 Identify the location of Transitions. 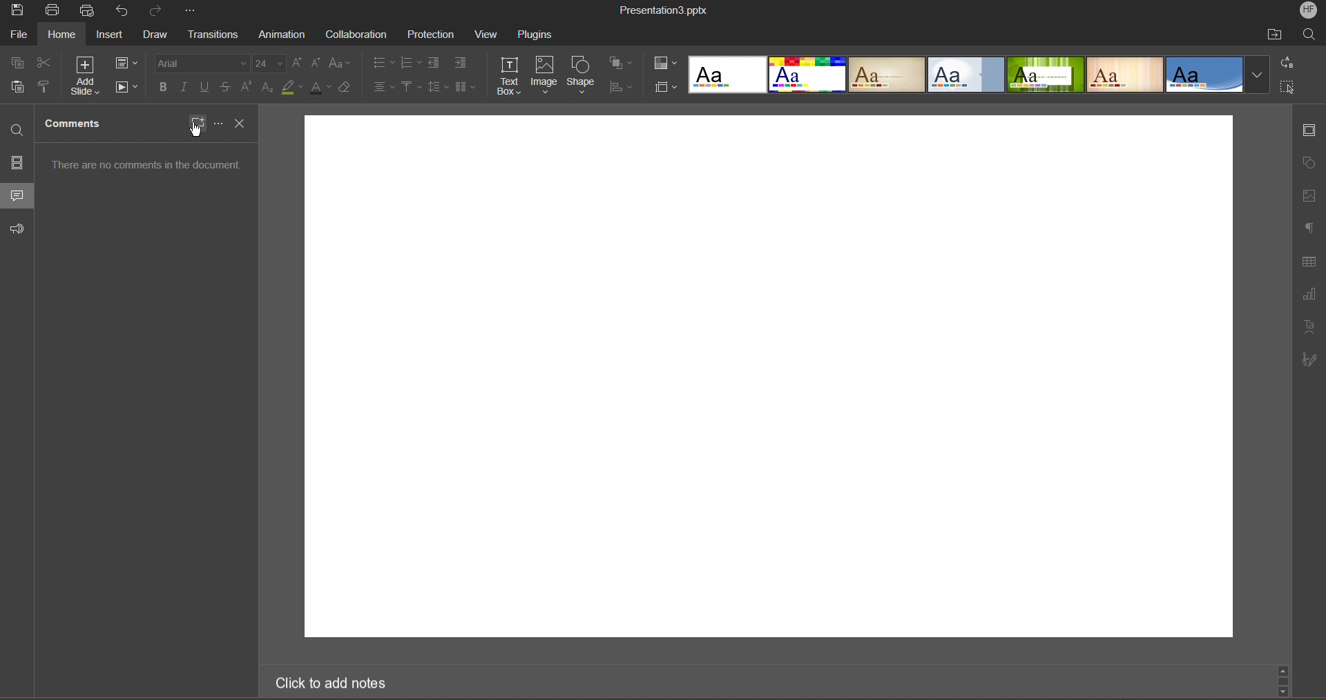
(213, 35).